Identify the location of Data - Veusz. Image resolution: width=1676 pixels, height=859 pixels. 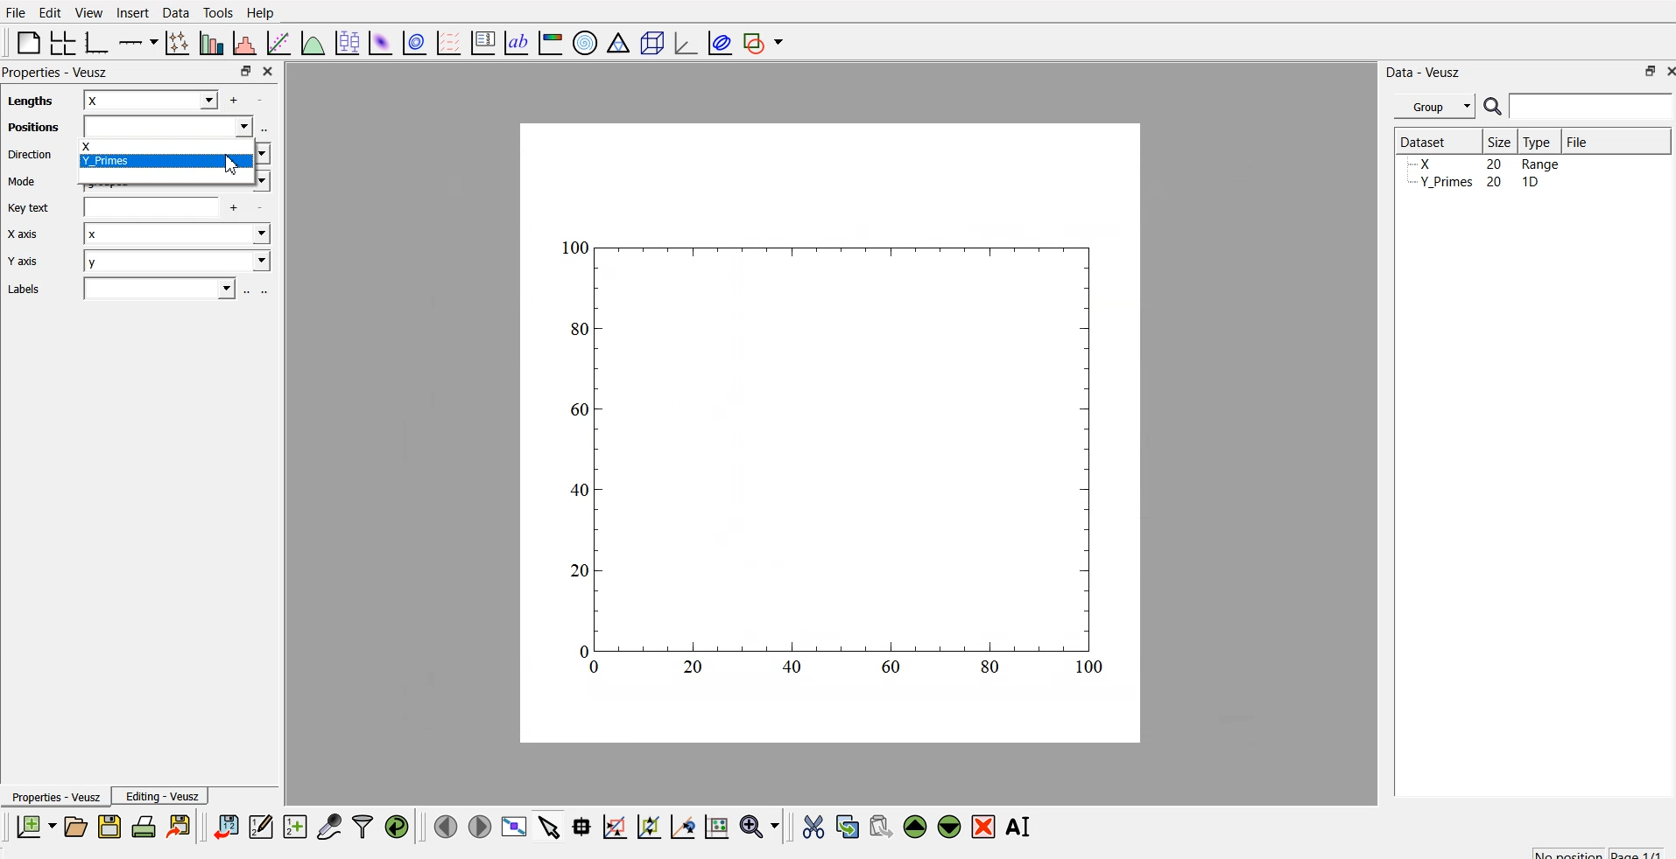
(1426, 69).